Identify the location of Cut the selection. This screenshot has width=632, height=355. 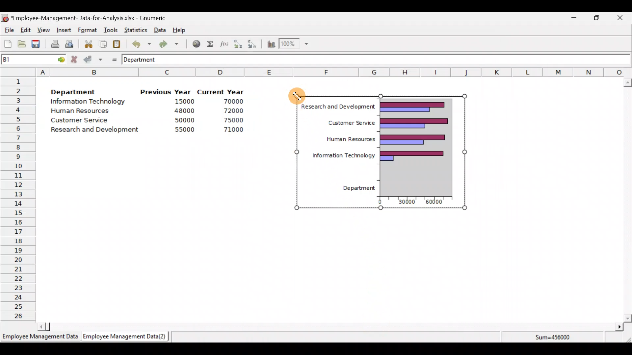
(87, 43).